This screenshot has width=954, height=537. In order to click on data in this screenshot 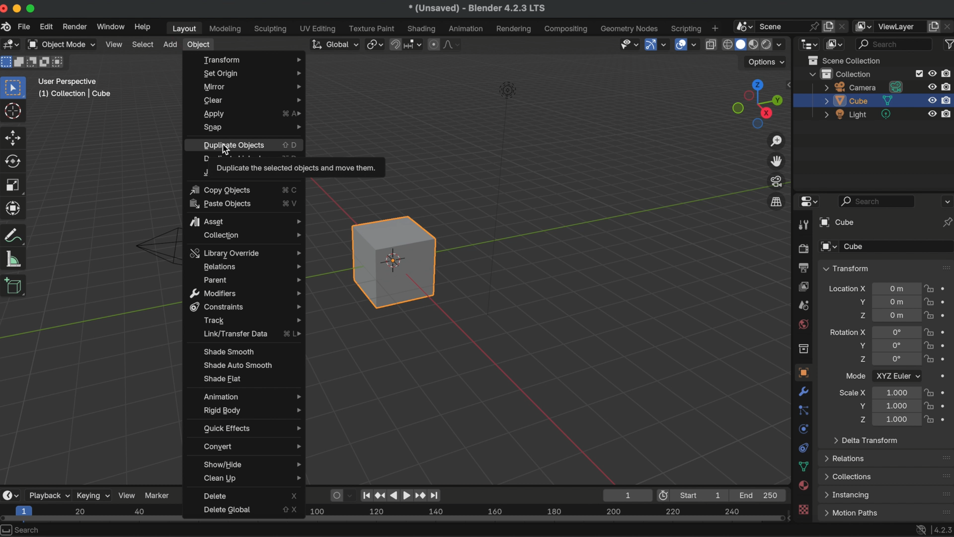, I will do `click(804, 466)`.